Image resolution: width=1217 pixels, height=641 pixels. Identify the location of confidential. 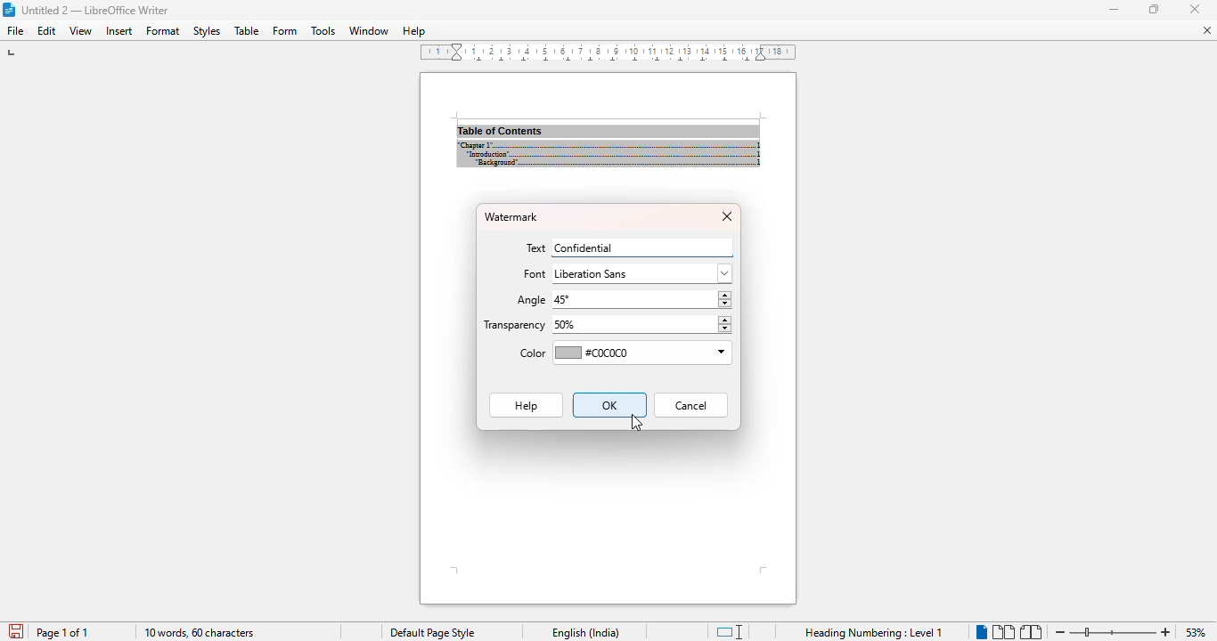
(585, 247).